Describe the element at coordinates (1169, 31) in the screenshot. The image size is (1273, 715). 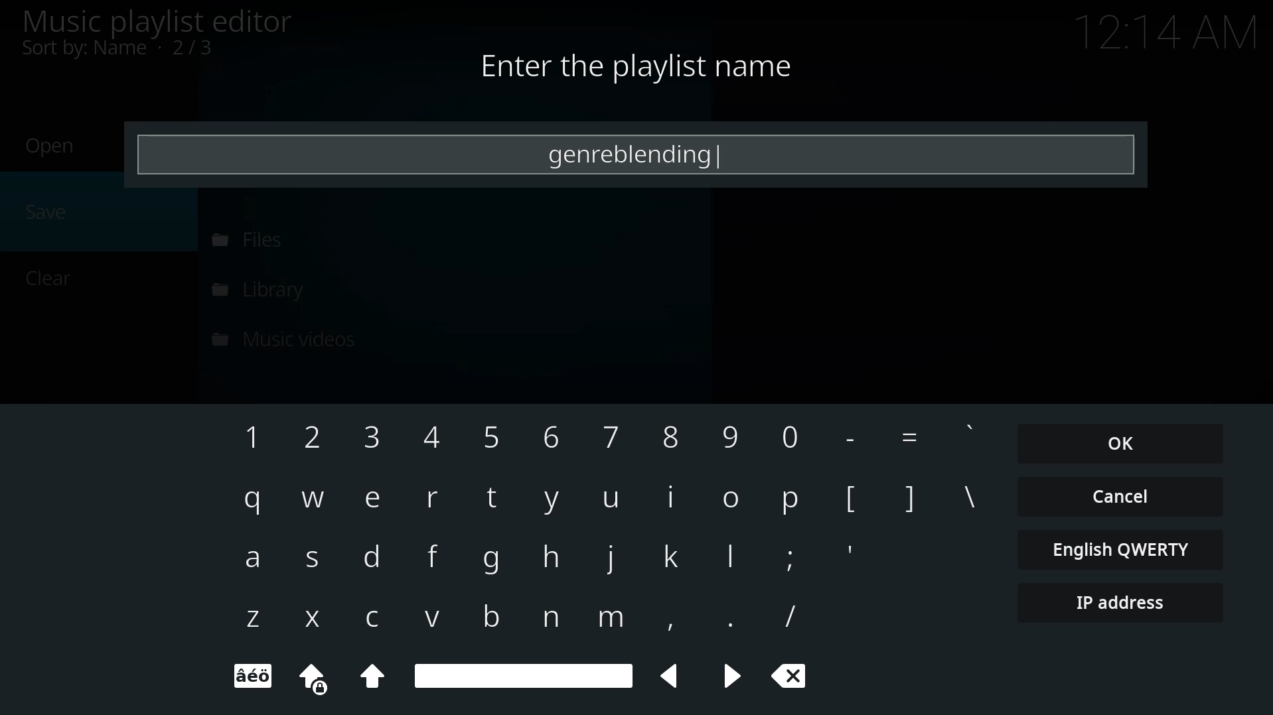
I see `time` at that location.